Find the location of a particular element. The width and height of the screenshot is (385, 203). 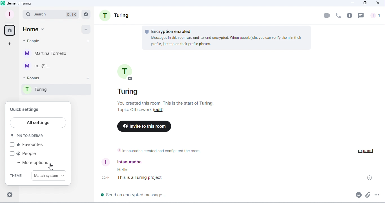

Add is located at coordinates (87, 29).